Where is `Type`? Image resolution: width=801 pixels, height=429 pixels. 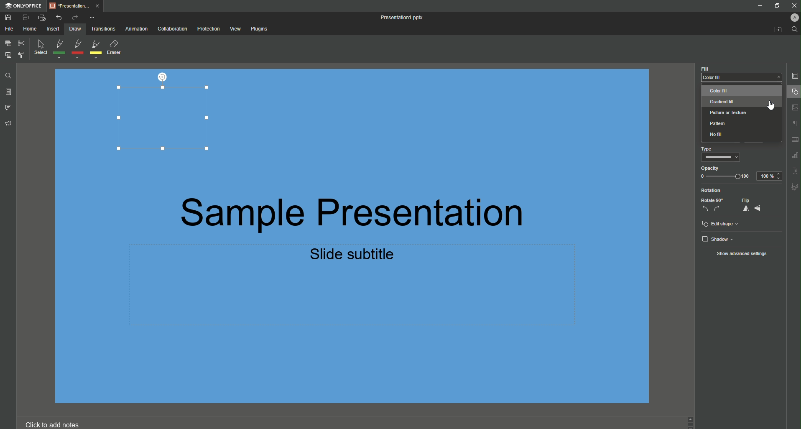 Type is located at coordinates (721, 155).